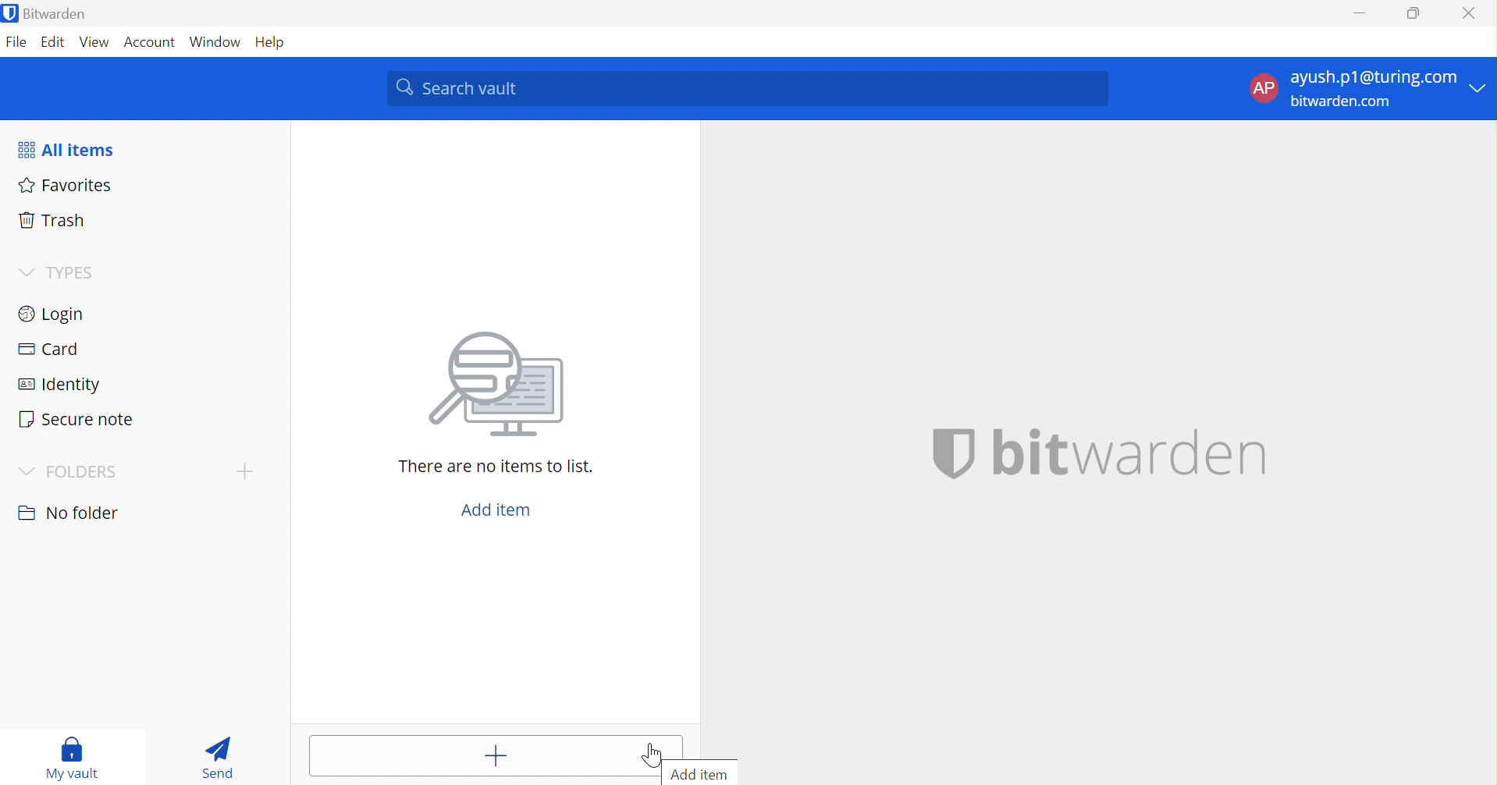 The image size is (1497, 785). Describe the element at coordinates (747, 89) in the screenshot. I see `Search vault` at that location.